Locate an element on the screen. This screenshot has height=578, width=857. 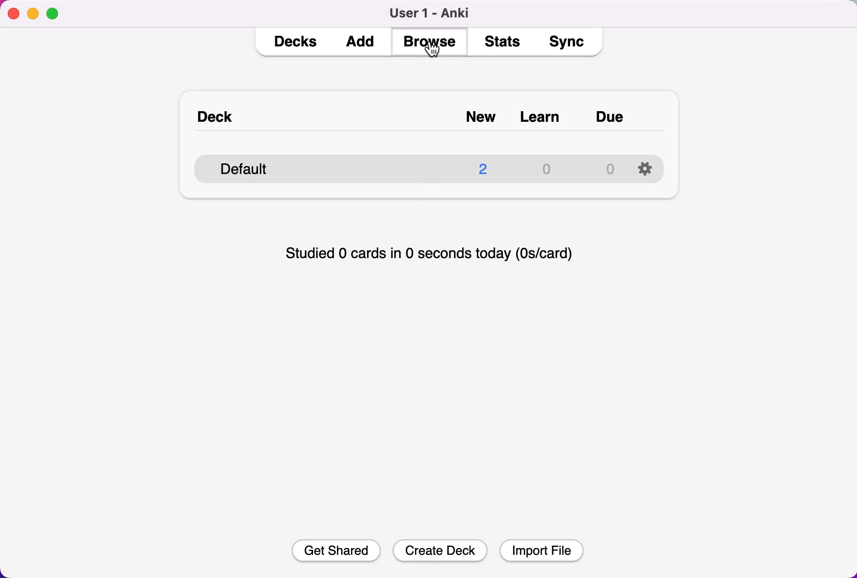
Get Shared is located at coordinates (336, 551).